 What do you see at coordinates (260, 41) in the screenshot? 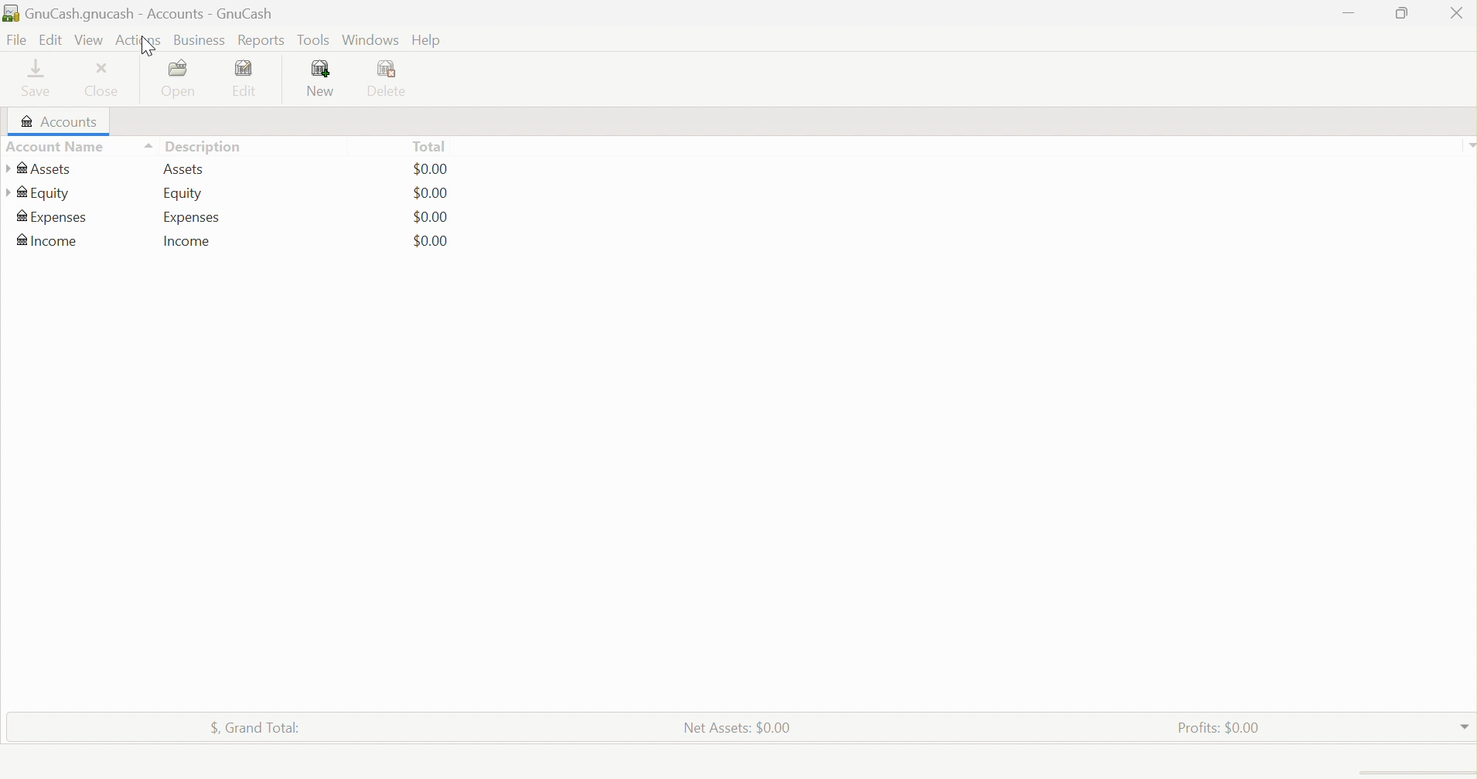
I see `Reports` at bounding box center [260, 41].